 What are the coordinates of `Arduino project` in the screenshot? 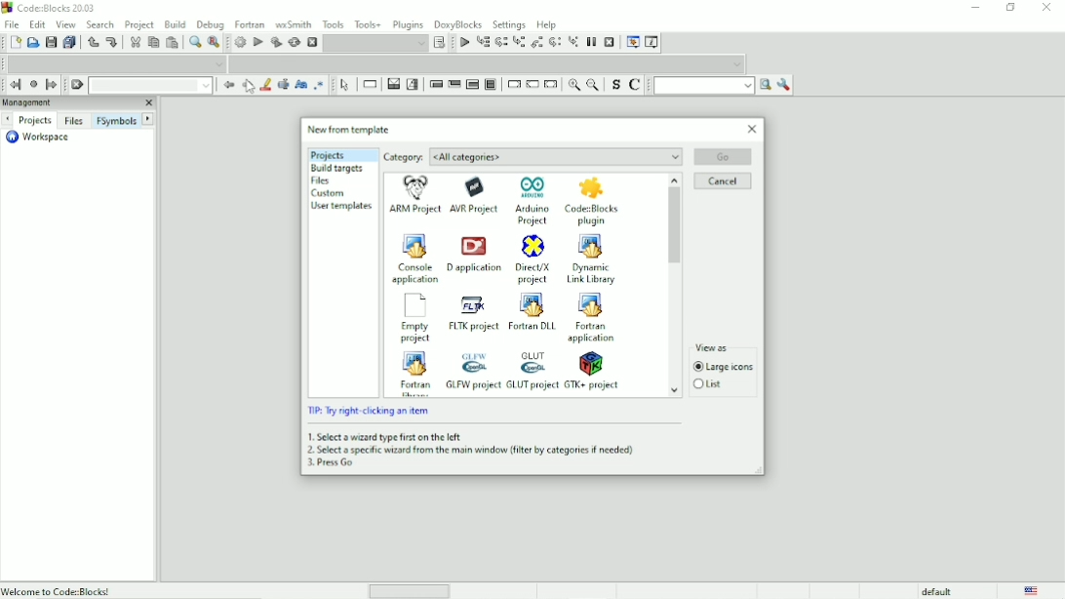 It's located at (533, 200).